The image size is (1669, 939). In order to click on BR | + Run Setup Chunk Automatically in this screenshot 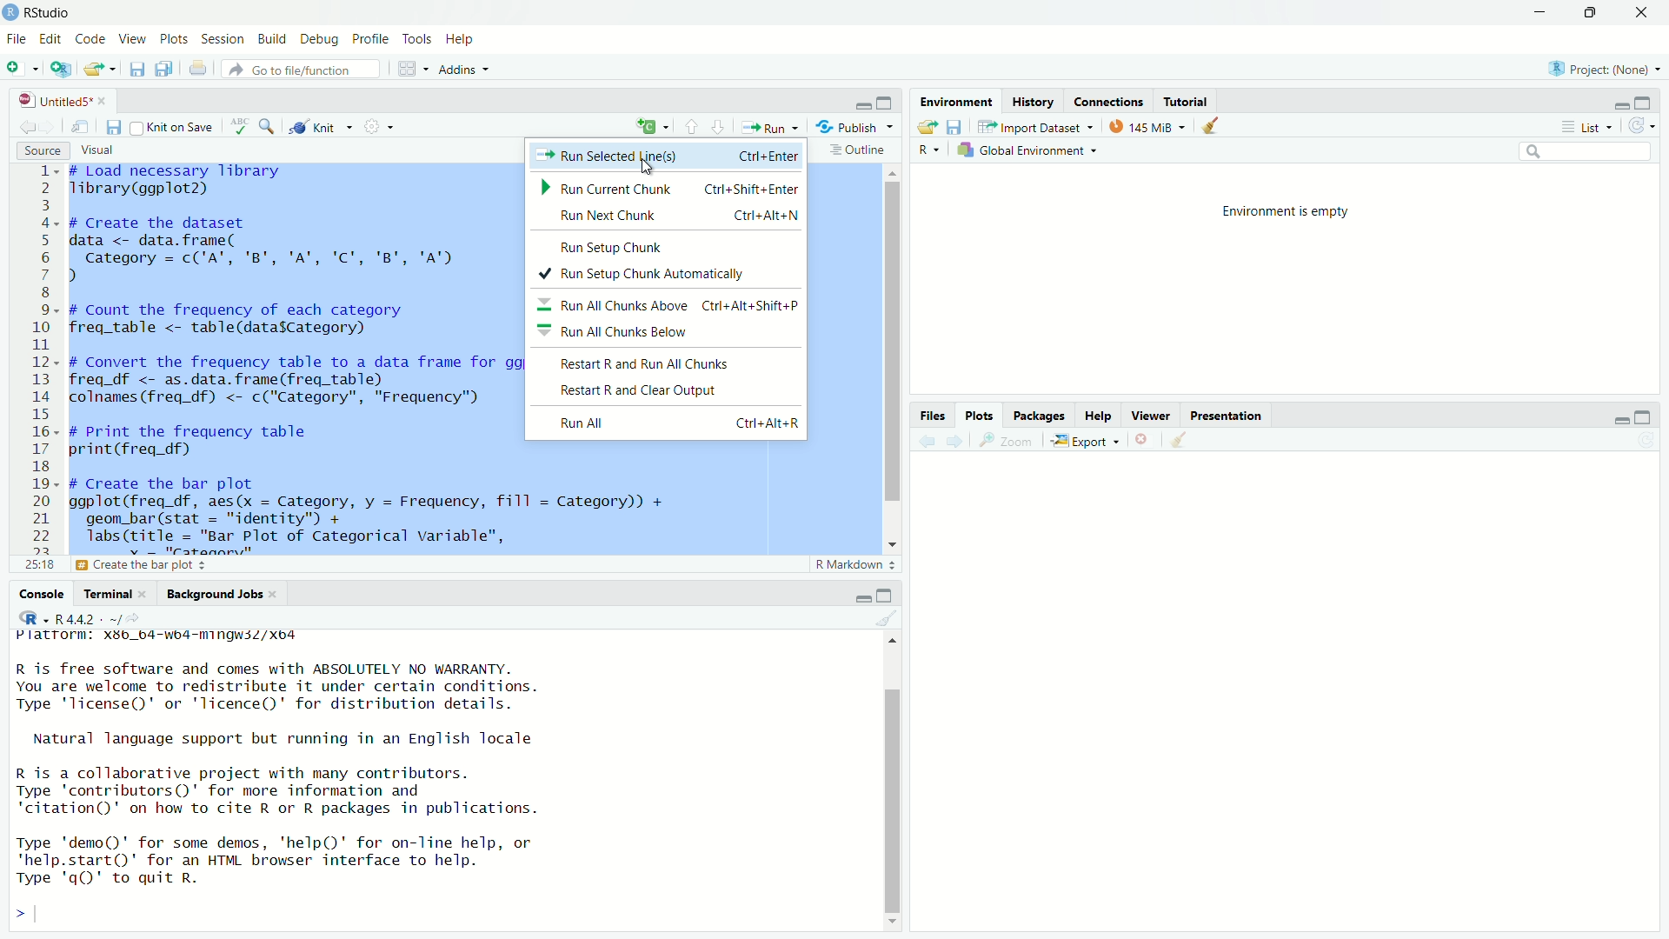, I will do `click(650, 276)`.